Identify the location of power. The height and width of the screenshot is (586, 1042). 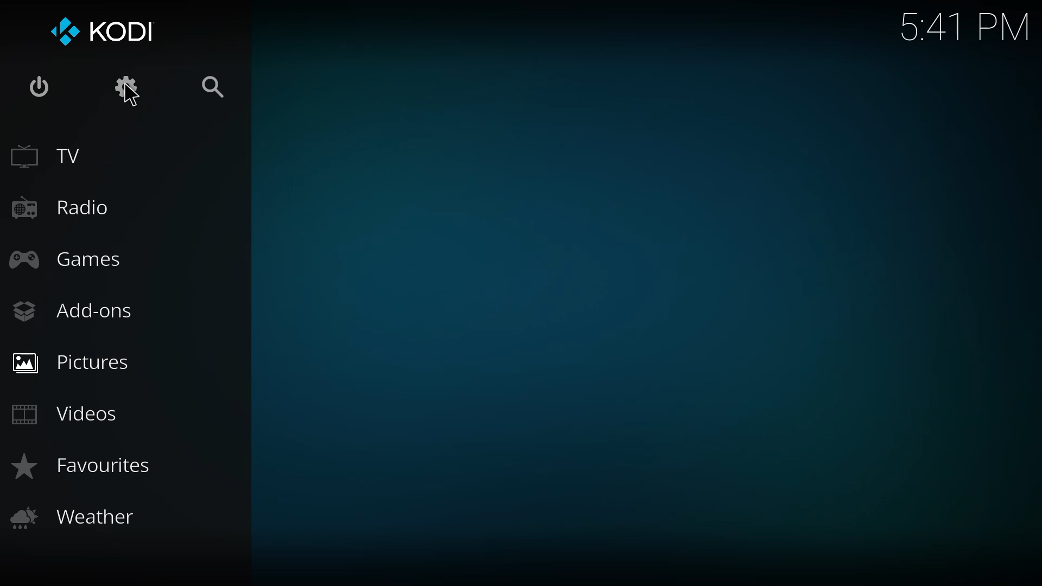
(40, 87).